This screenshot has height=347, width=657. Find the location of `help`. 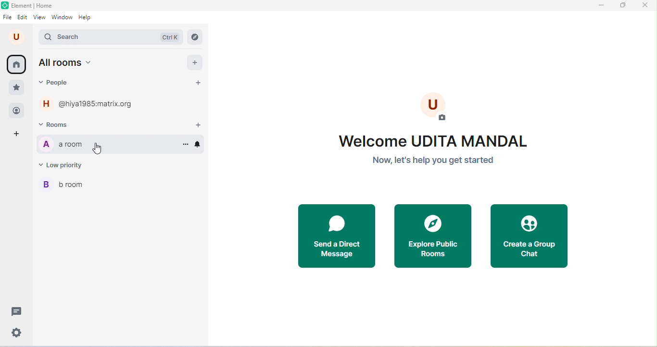

help is located at coordinates (85, 18).